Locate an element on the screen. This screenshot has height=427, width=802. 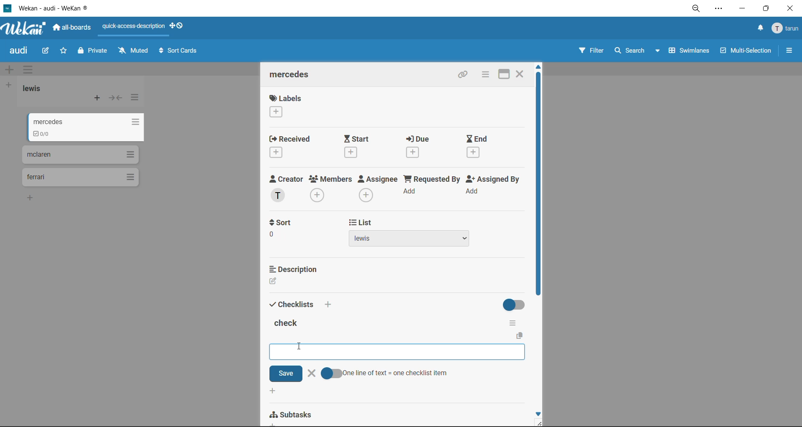
notifications is located at coordinates (758, 28).